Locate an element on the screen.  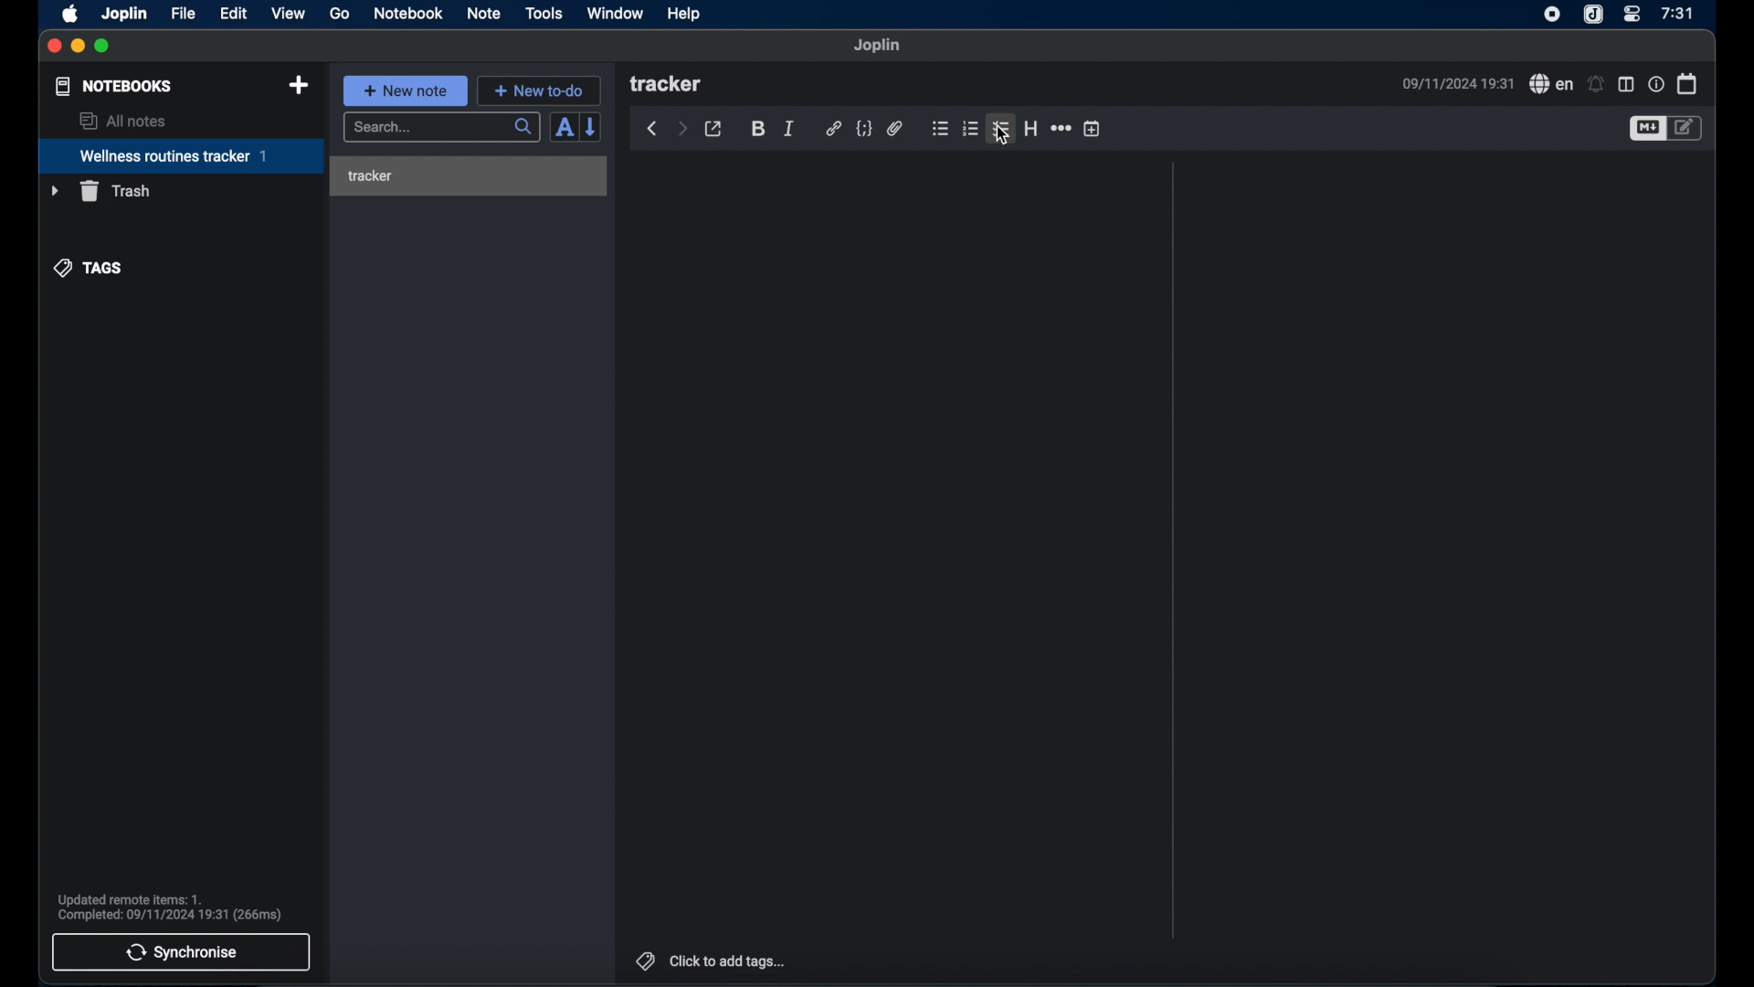
09/11/2024 19:31 is located at coordinates (1455, 83).